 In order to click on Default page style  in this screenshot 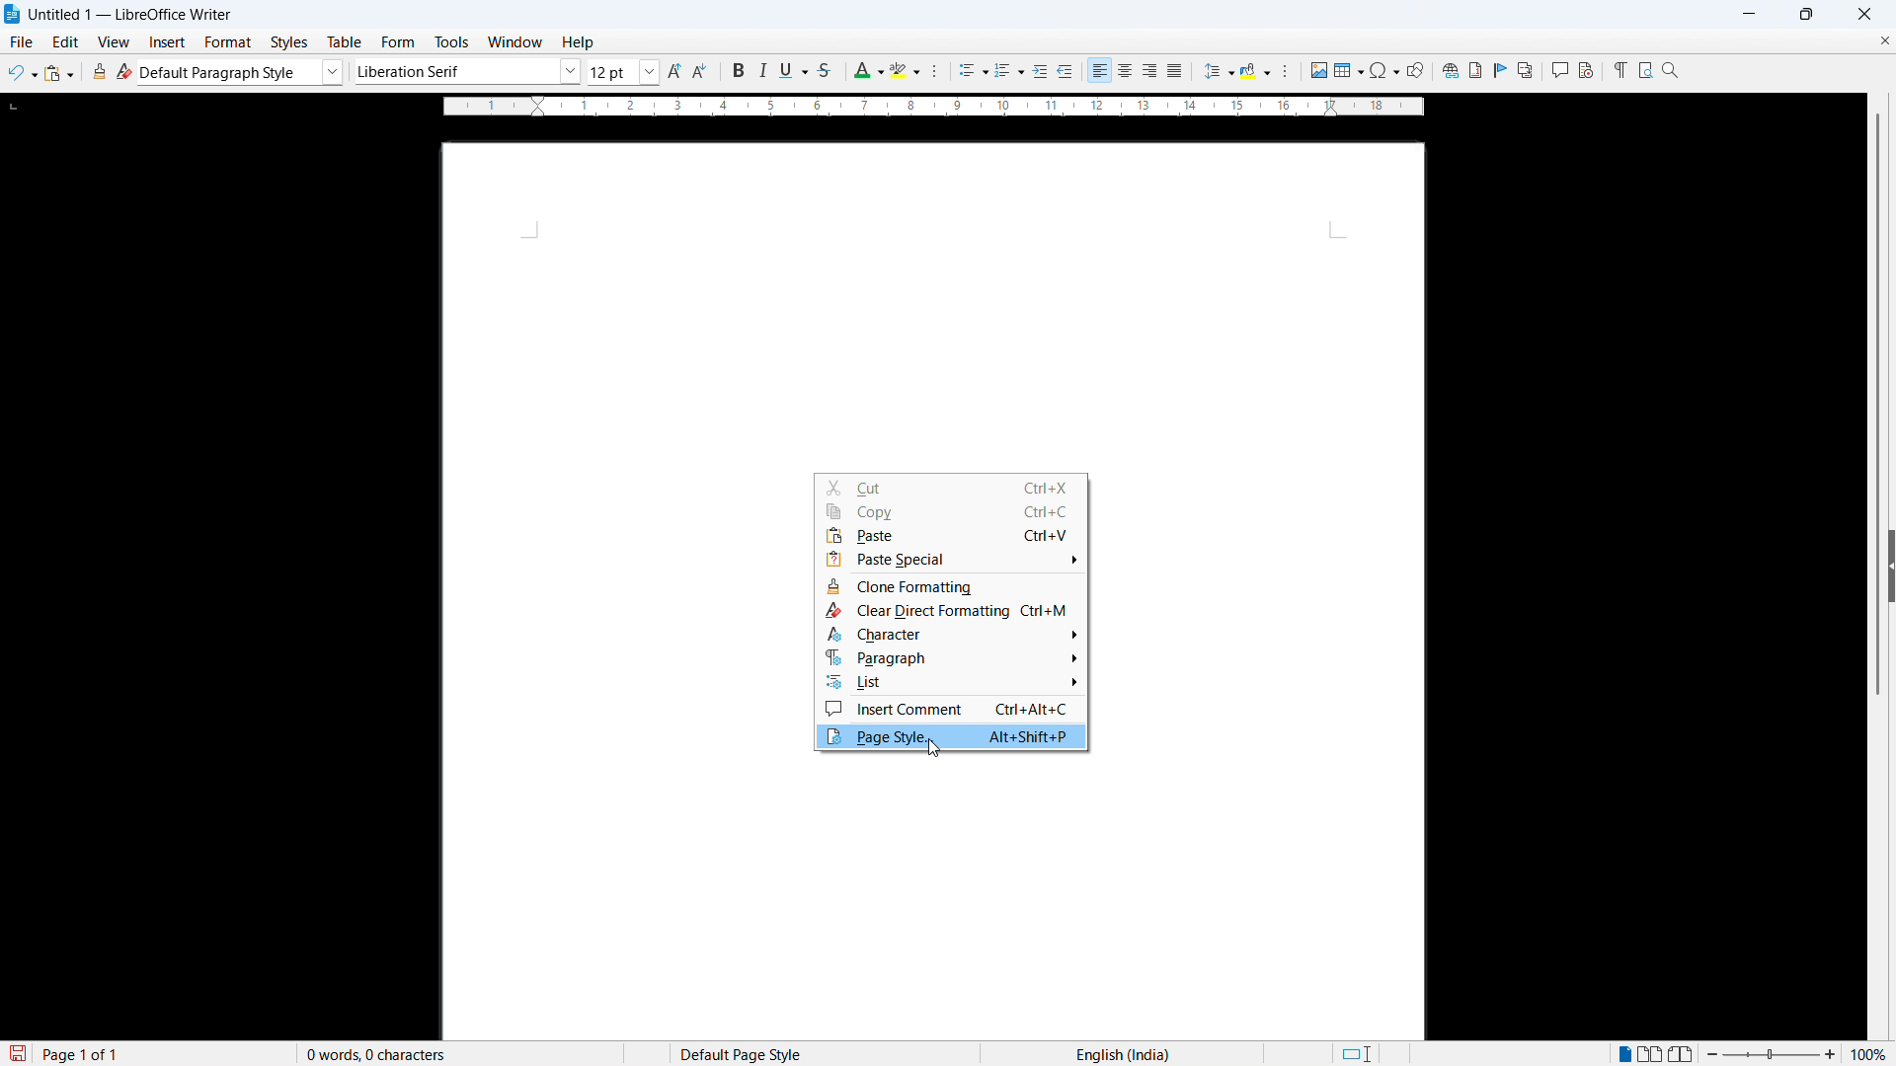, I will do `click(739, 1053)`.